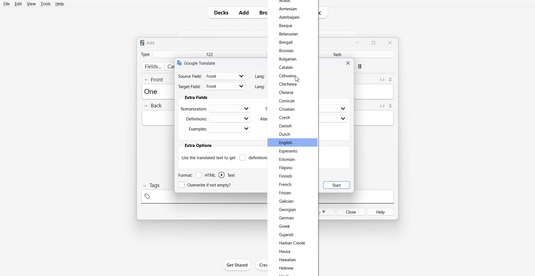 Image resolution: width=535 pixels, height=276 pixels. Describe the element at coordinates (284, 193) in the screenshot. I see `Frisian` at that location.